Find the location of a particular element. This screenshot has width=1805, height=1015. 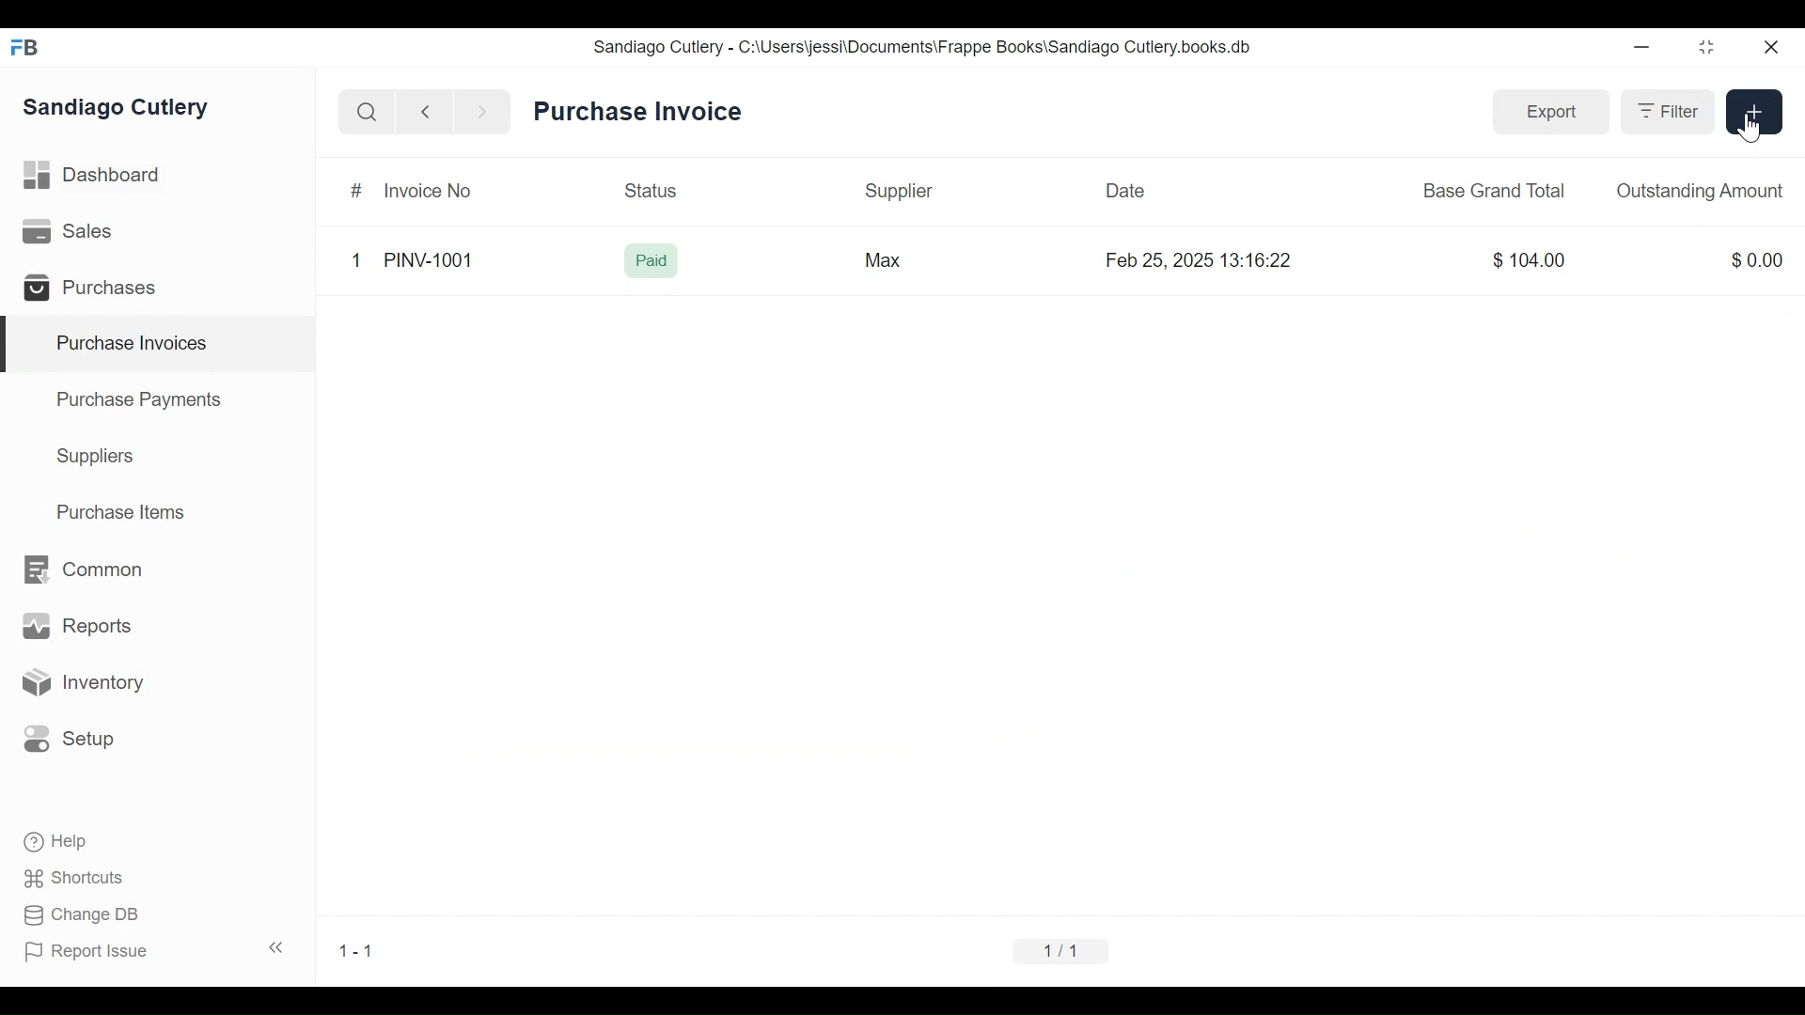

Purchase Invoice is located at coordinates (640, 113).